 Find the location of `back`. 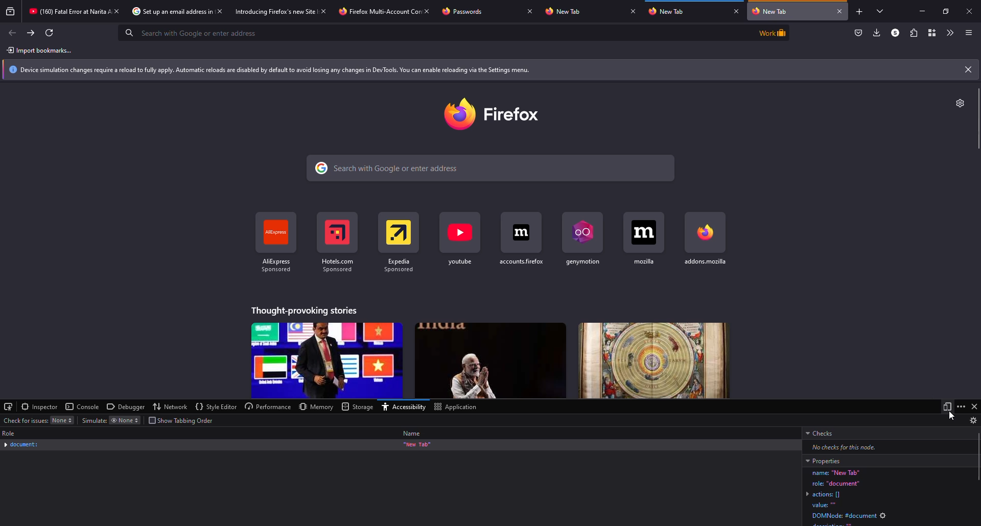

back is located at coordinates (13, 33).